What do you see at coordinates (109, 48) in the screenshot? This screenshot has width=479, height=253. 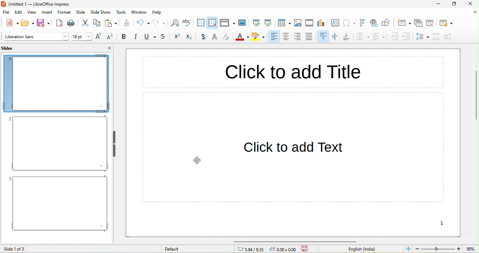 I see `close` at bounding box center [109, 48].